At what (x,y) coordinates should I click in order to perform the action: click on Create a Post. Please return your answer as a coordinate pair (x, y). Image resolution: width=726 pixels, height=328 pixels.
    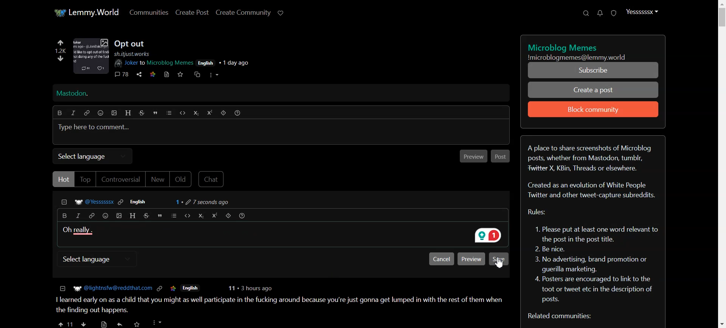
    Looking at the image, I should click on (593, 90).